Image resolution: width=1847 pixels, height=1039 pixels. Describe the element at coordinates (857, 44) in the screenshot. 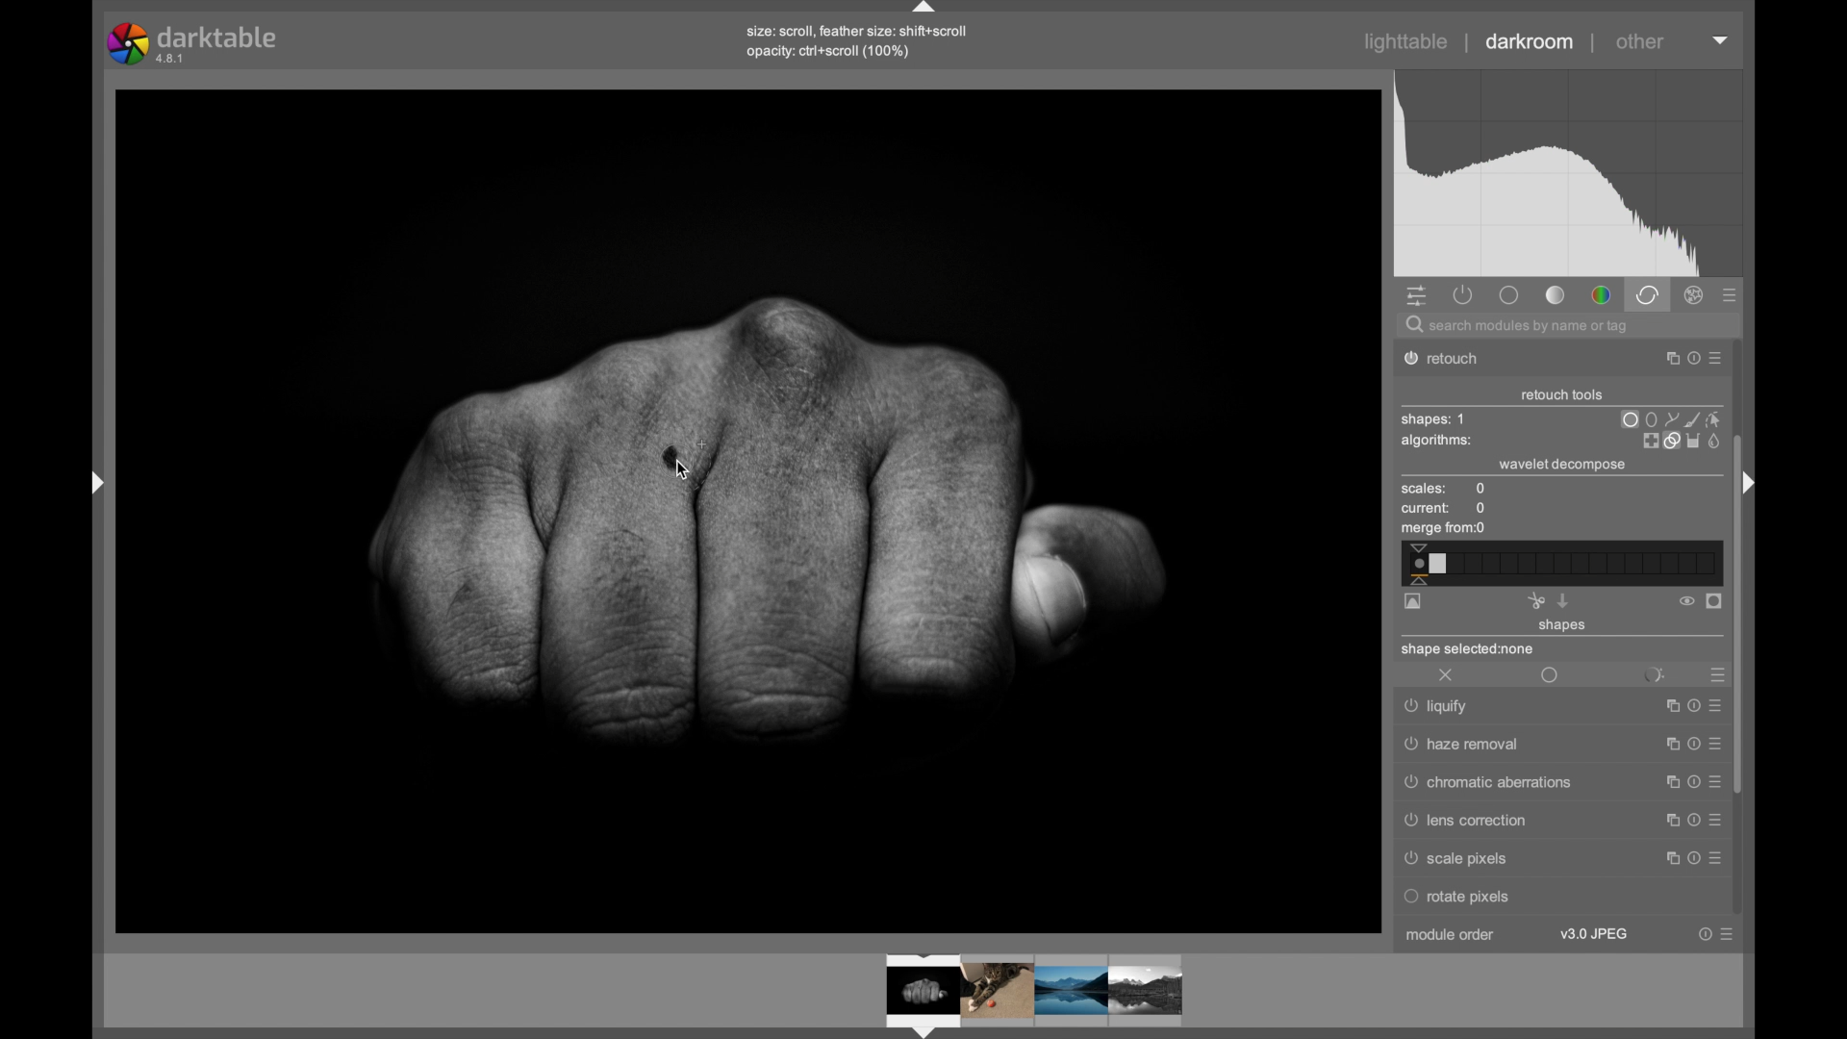

I see `size: scroll, feather size: shift+scrollopacity: ctrl+scroll (100%)` at that location.